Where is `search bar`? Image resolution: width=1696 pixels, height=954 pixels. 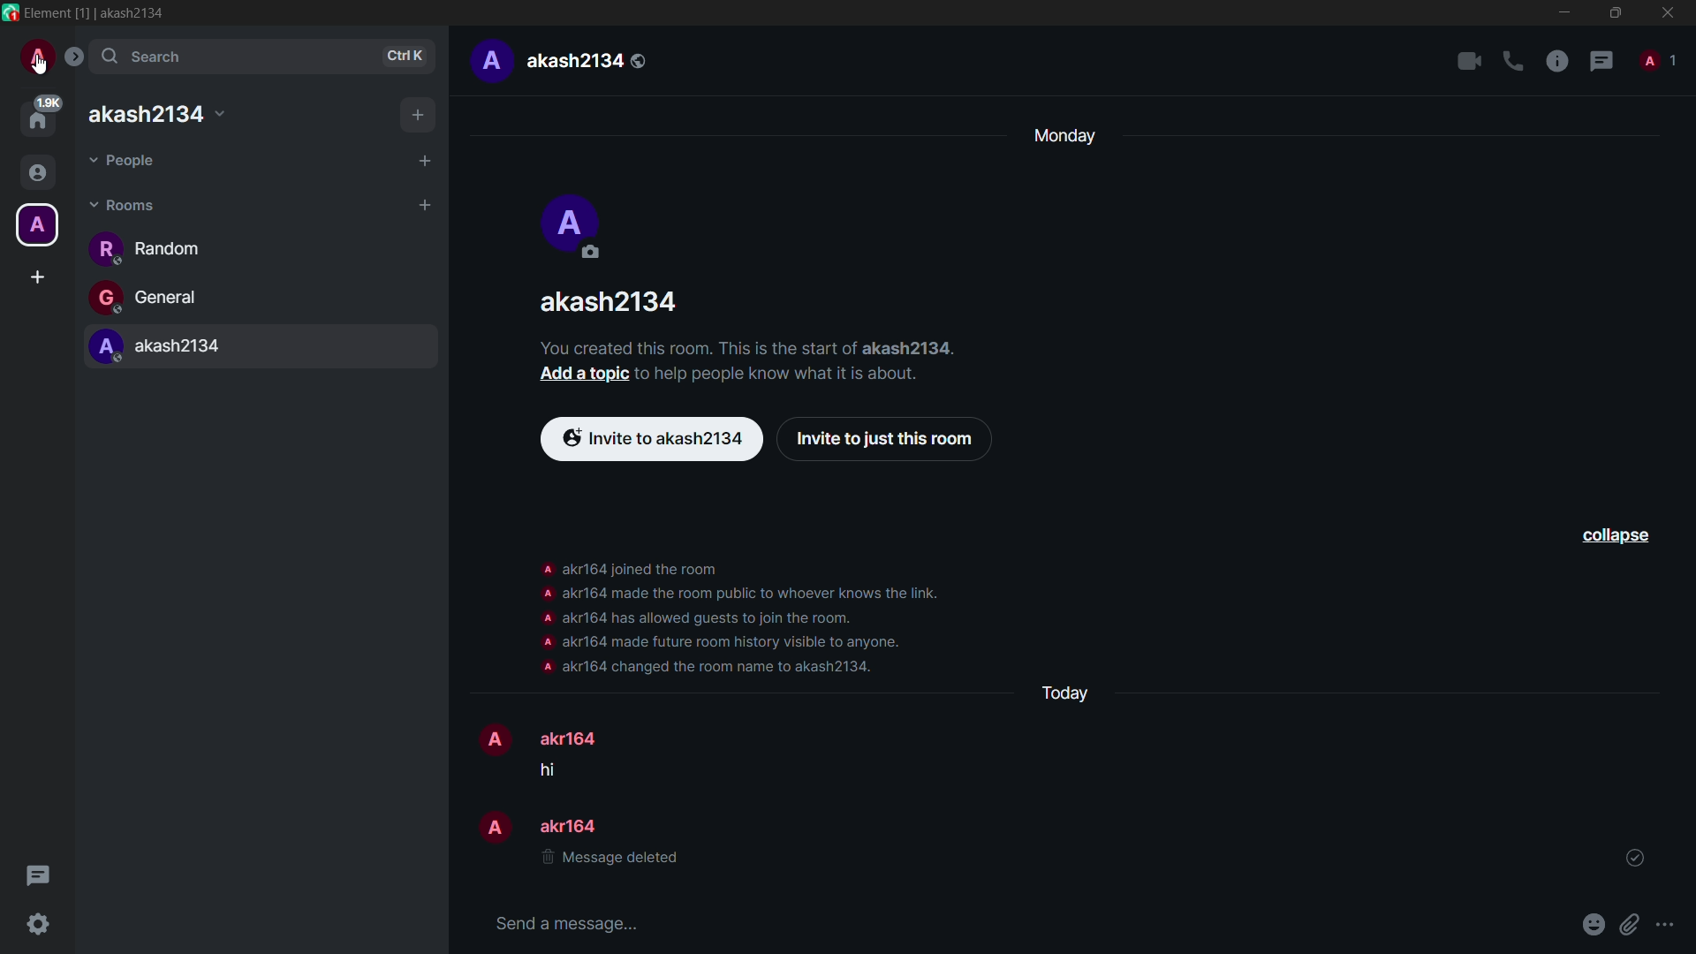 search bar is located at coordinates (264, 57).